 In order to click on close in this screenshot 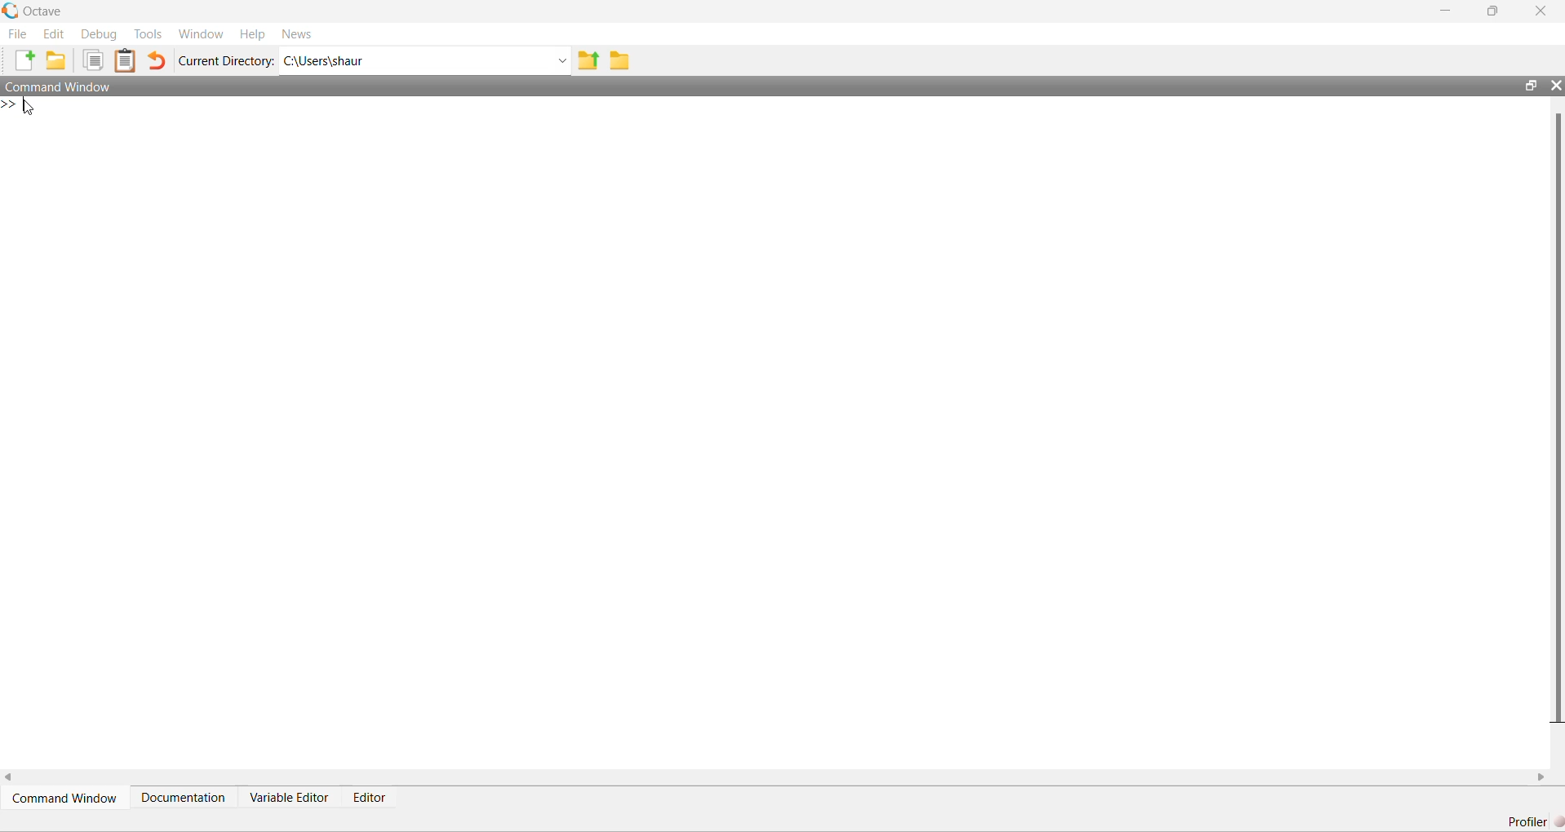, I will do `click(1541, 10)`.